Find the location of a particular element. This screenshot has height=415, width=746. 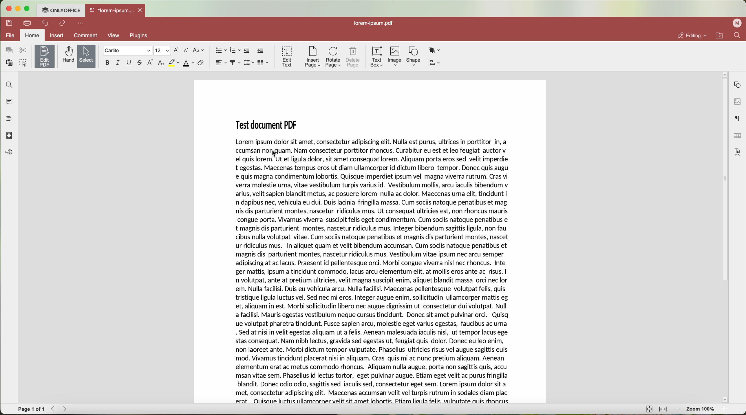

open file is located at coordinates (116, 11).